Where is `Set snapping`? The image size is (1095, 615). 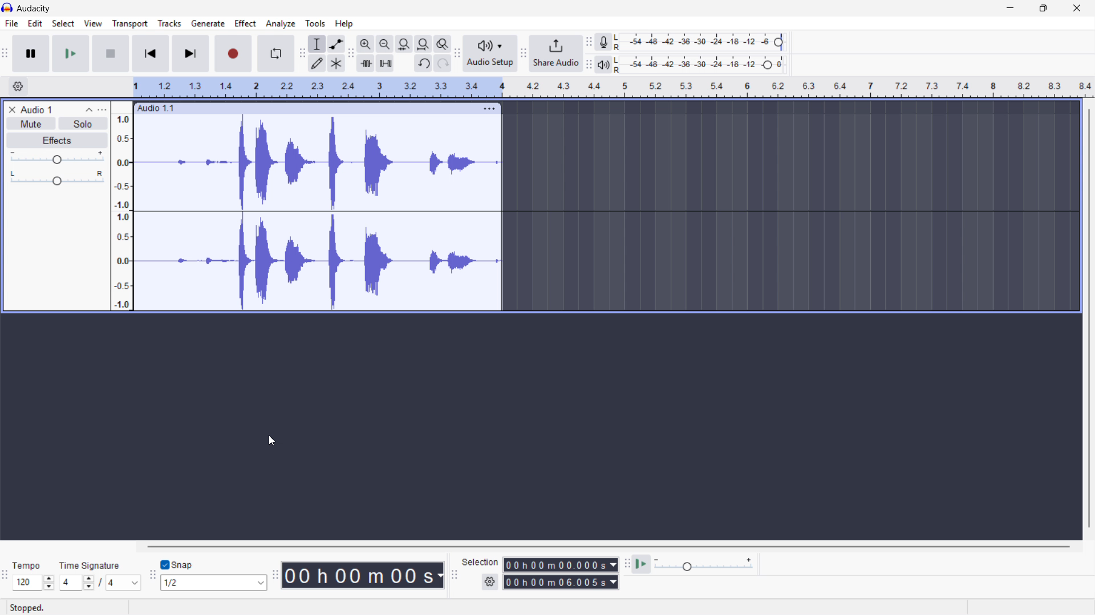
Set snapping is located at coordinates (213, 583).